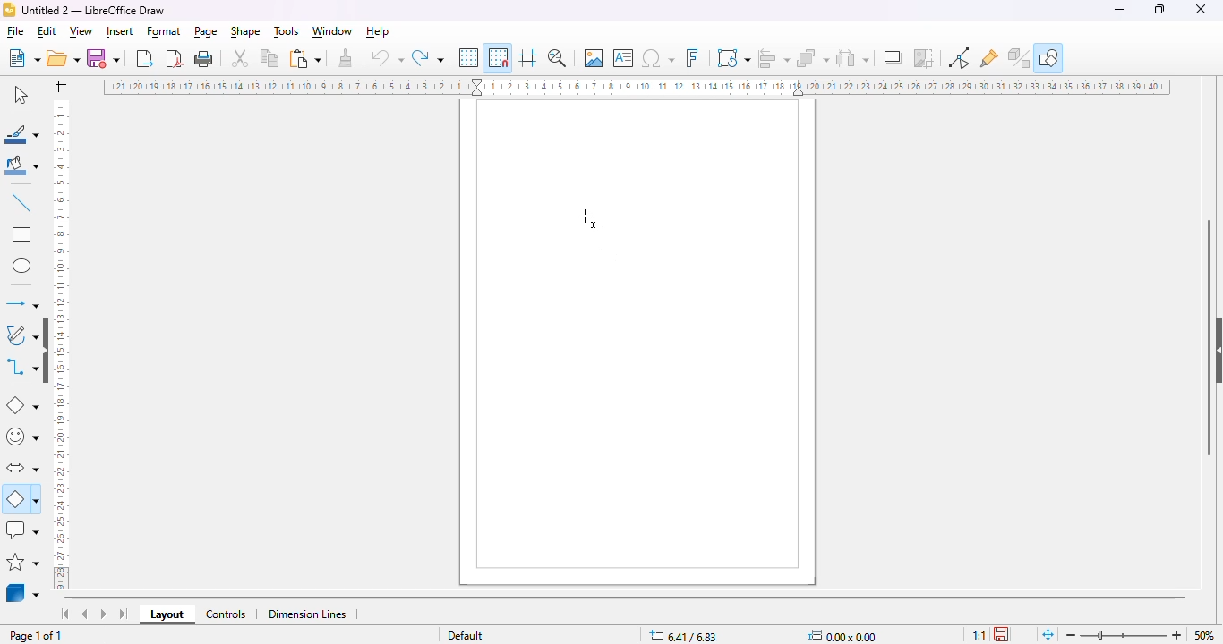  I want to click on snap to grid, so click(499, 57).